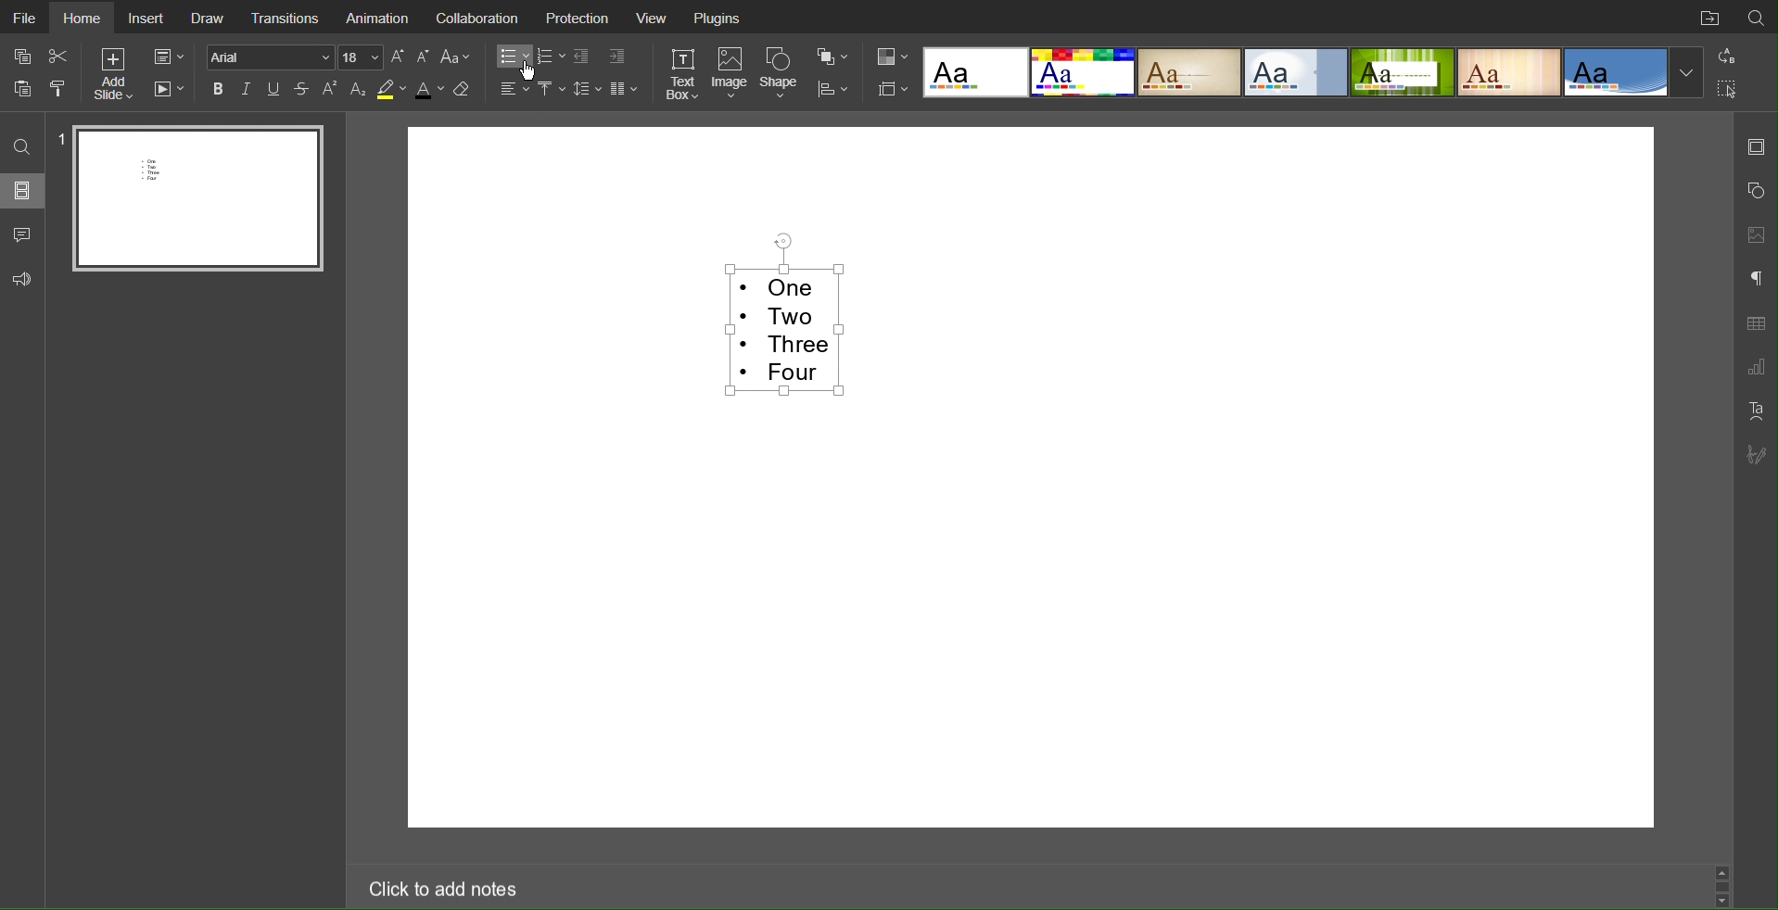  What do you see at coordinates (549, 88) in the screenshot?
I see `Vertical Alignment` at bounding box center [549, 88].